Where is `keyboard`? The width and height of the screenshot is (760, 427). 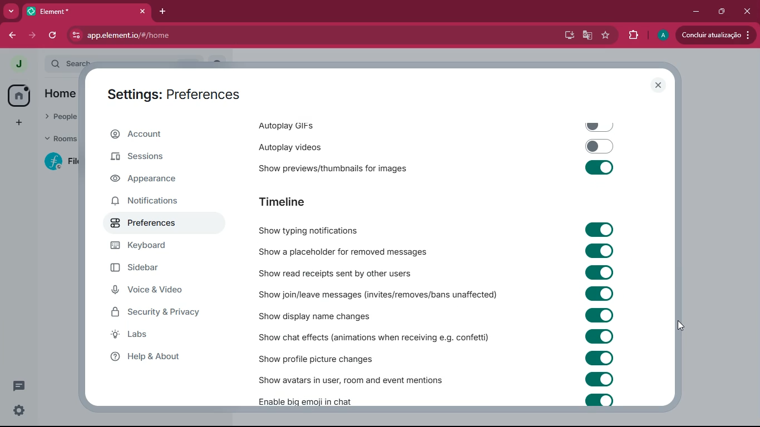
keyboard is located at coordinates (156, 247).